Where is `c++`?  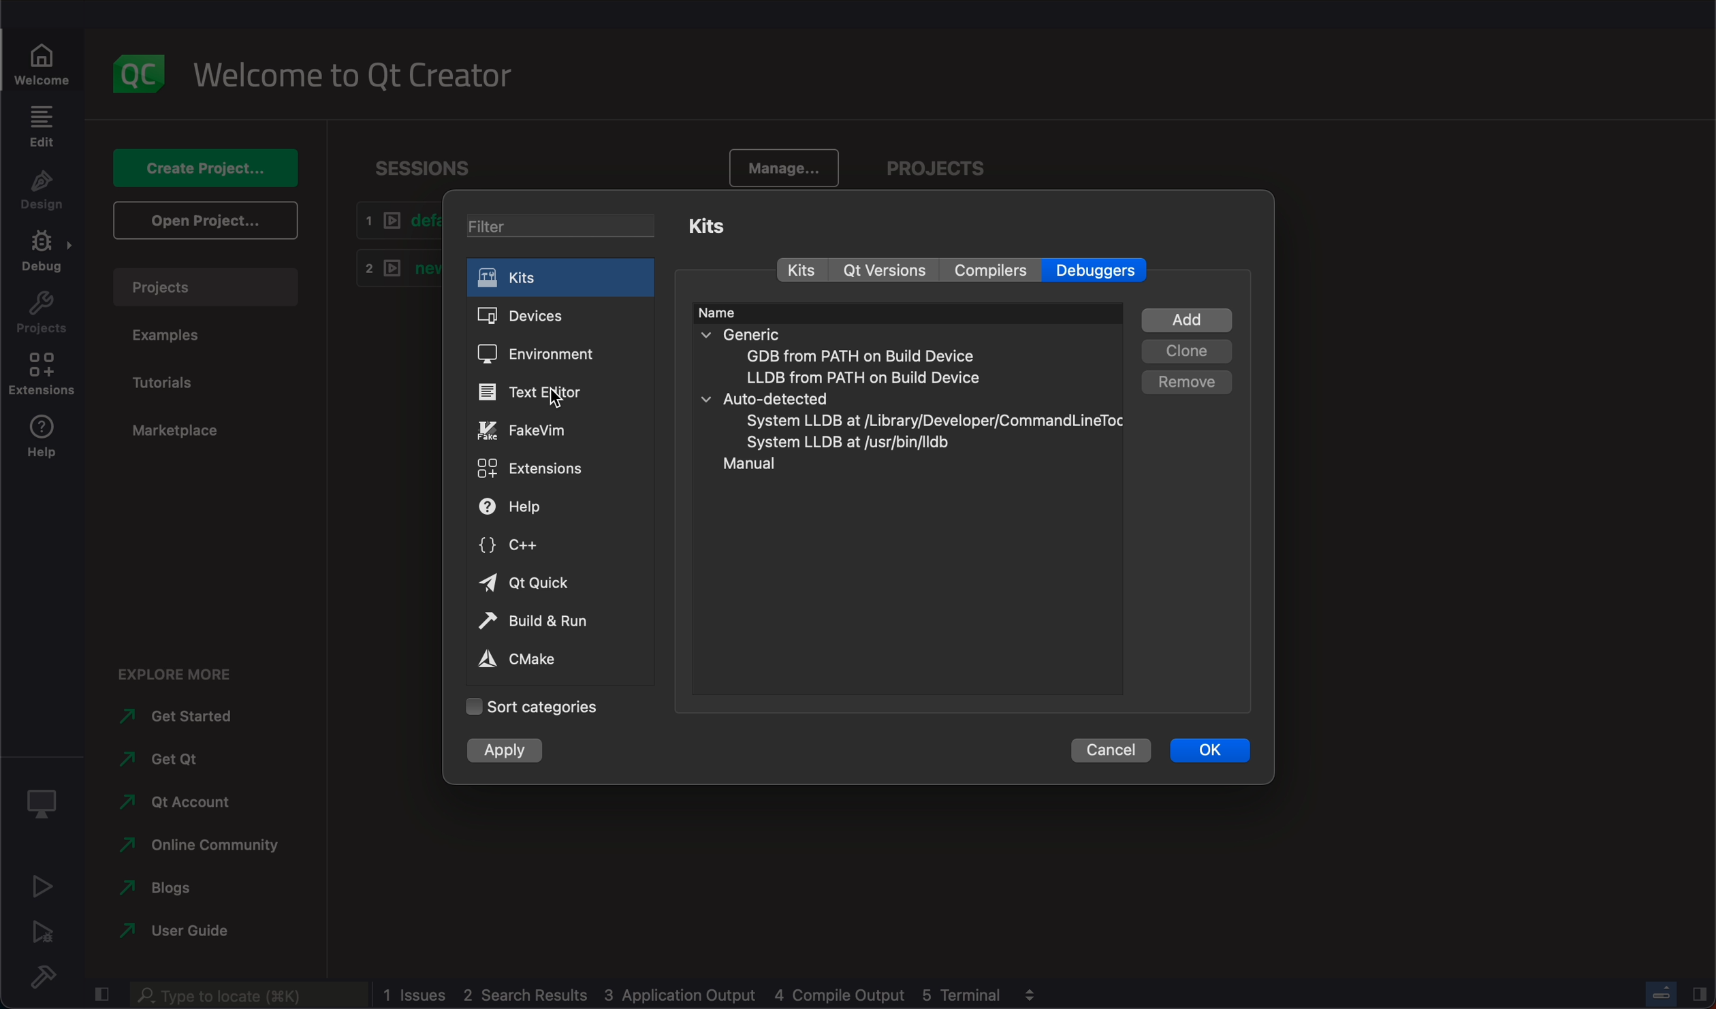
c++ is located at coordinates (559, 549).